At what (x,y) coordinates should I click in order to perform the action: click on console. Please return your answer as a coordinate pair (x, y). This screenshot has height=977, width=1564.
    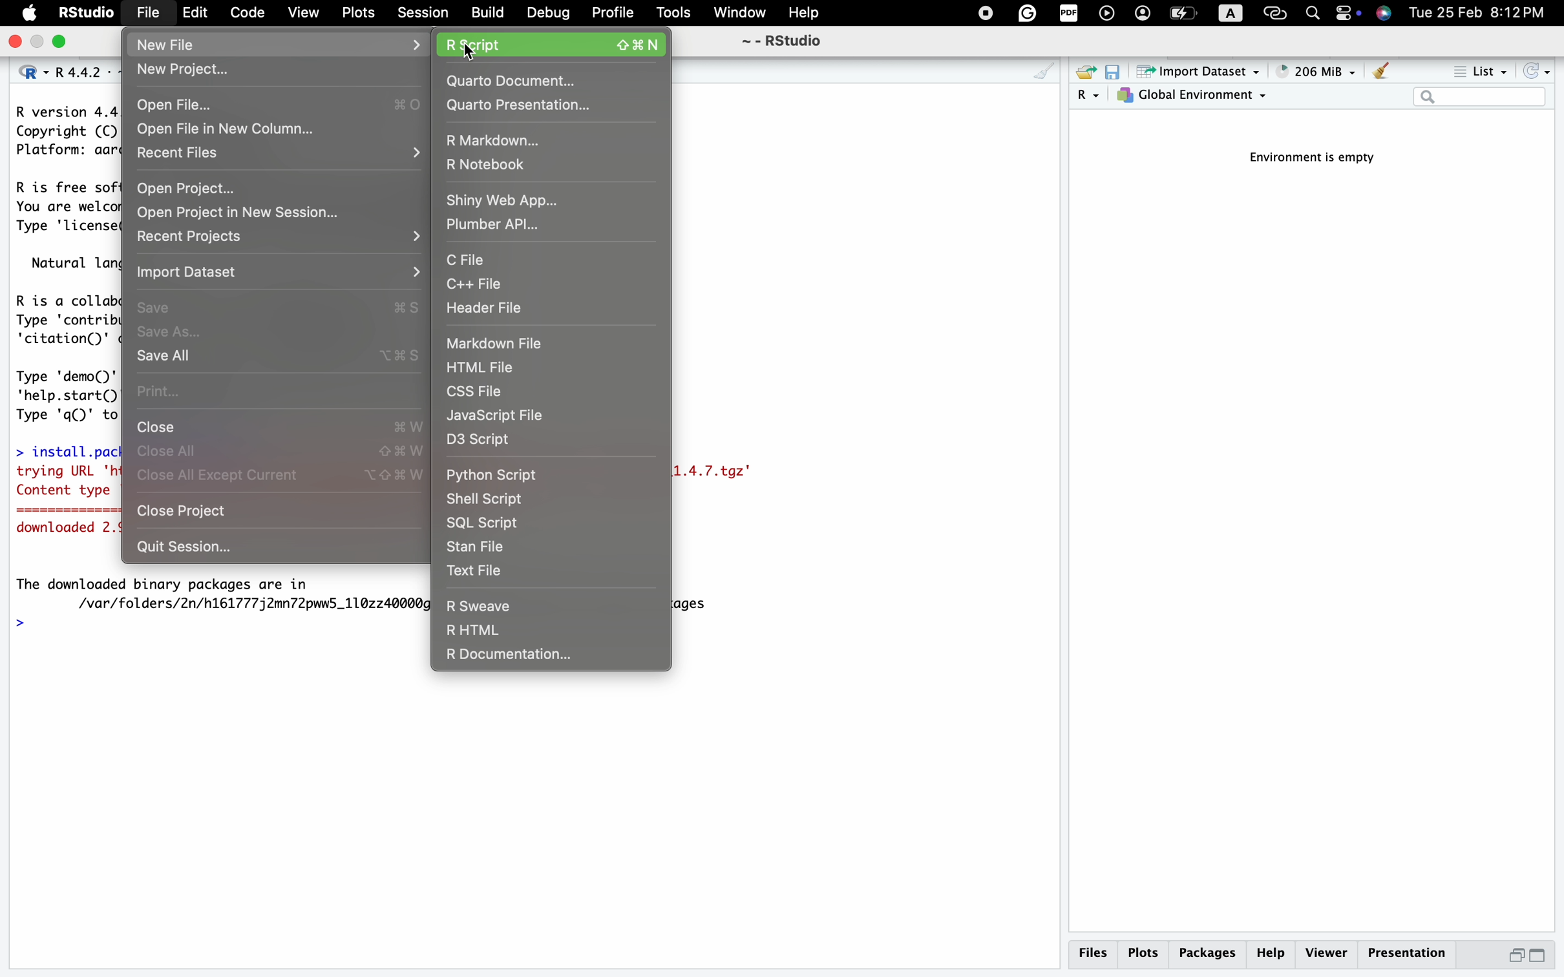
    Looking at the image, I should click on (1043, 72).